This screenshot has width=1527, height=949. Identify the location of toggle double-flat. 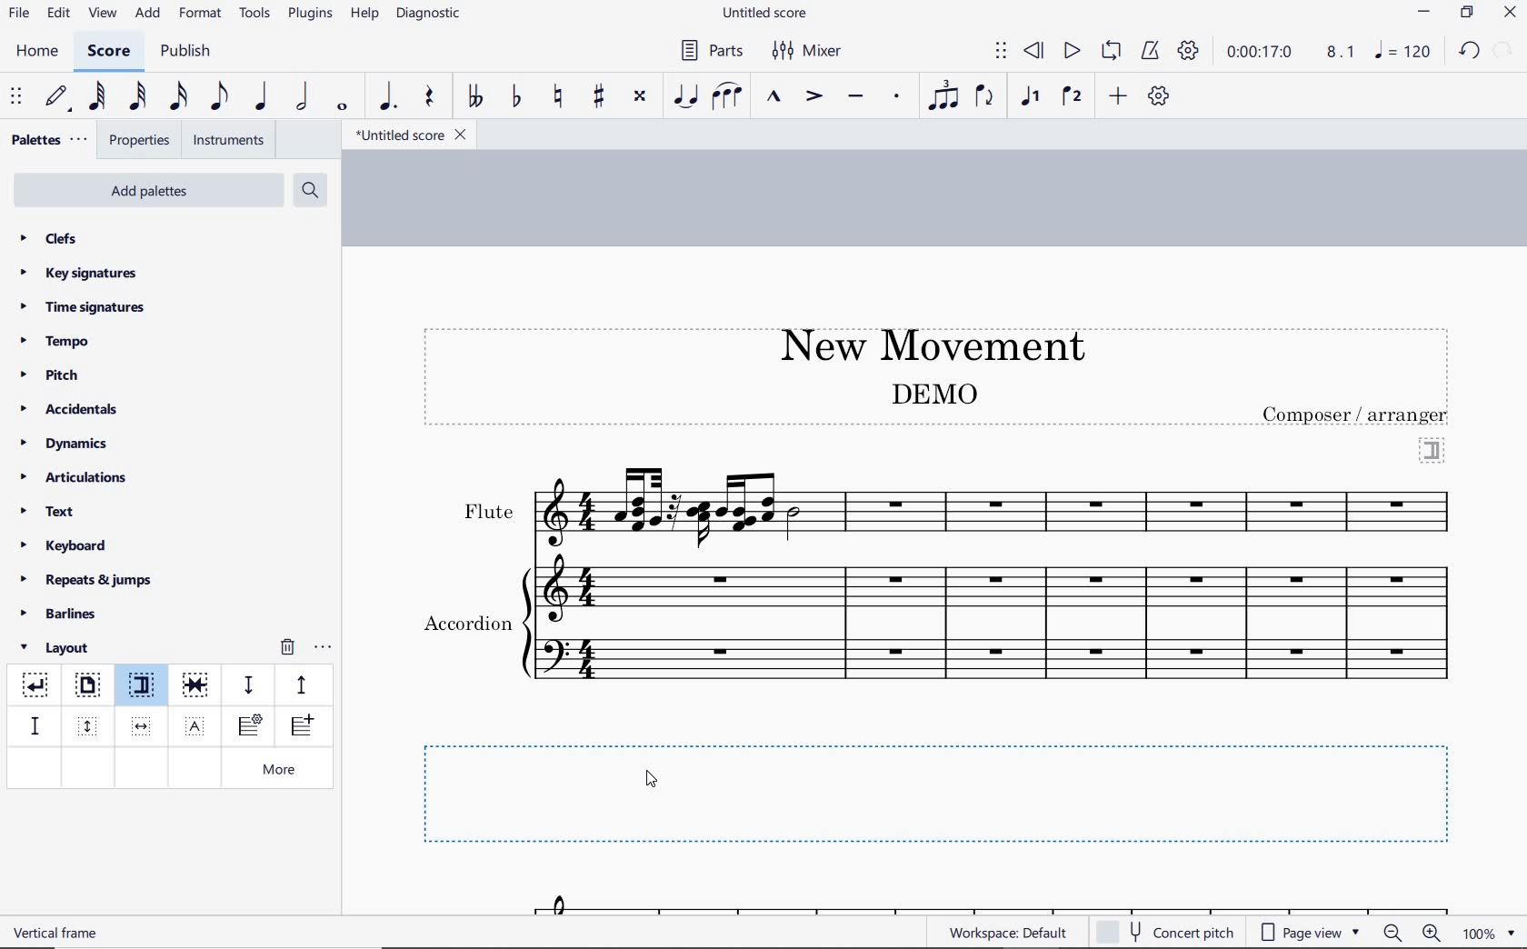
(474, 97).